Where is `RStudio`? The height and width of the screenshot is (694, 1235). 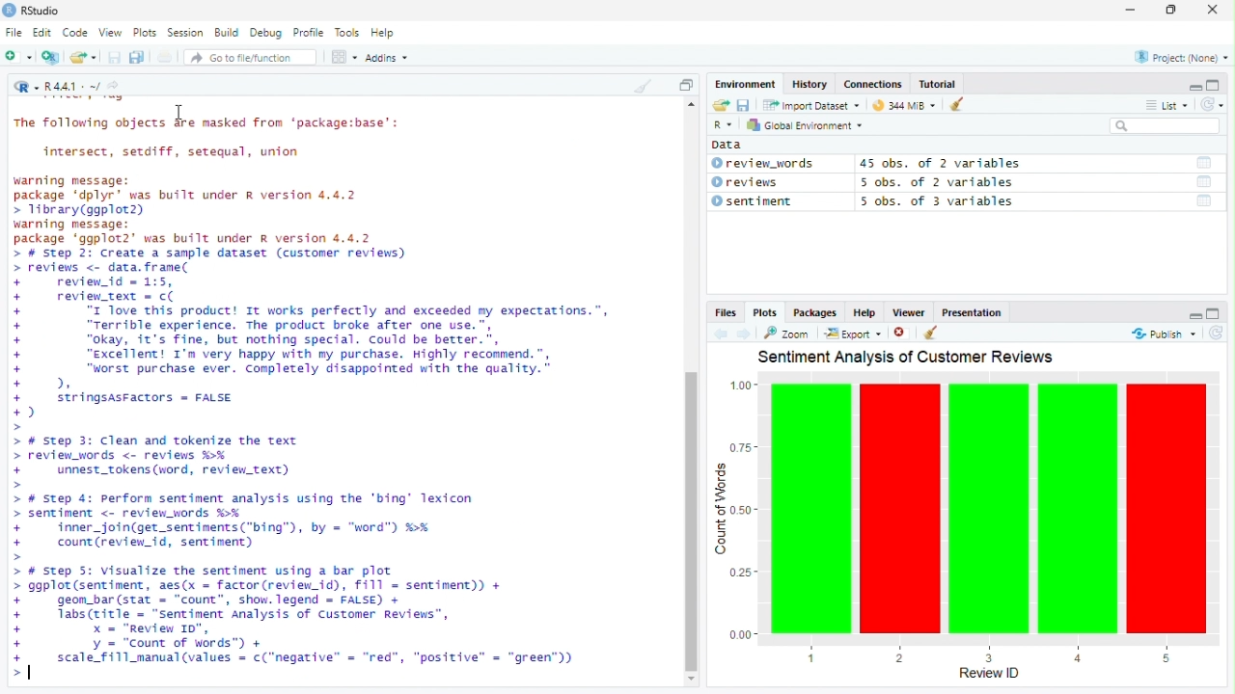 RStudio is located at coordinates (32, 11).